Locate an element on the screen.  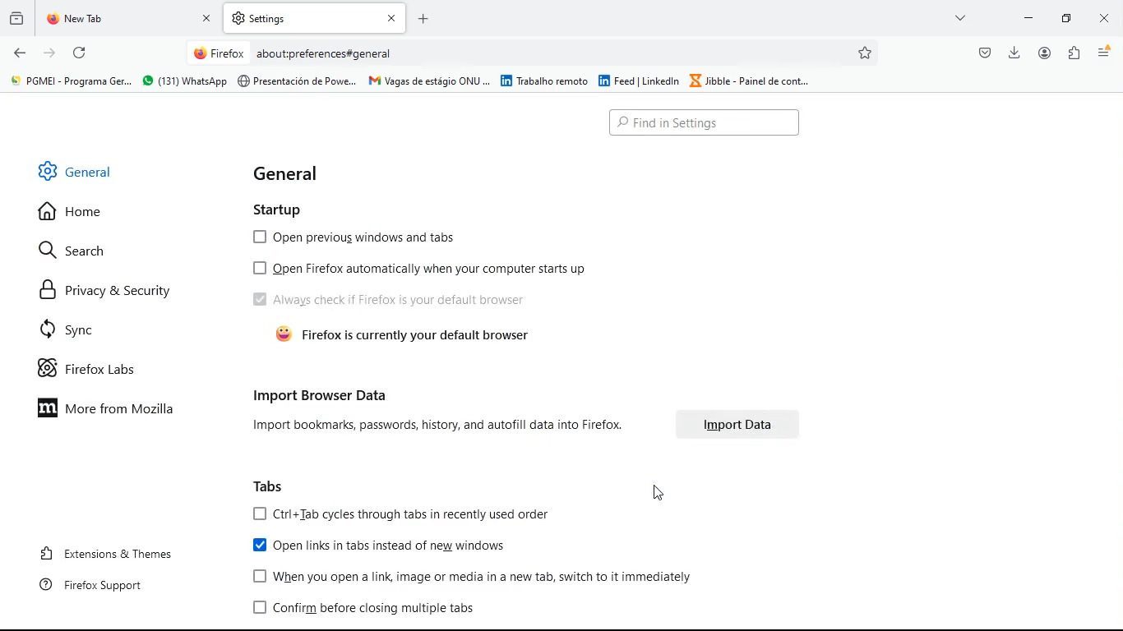
history is located at coordinates (16, 21).